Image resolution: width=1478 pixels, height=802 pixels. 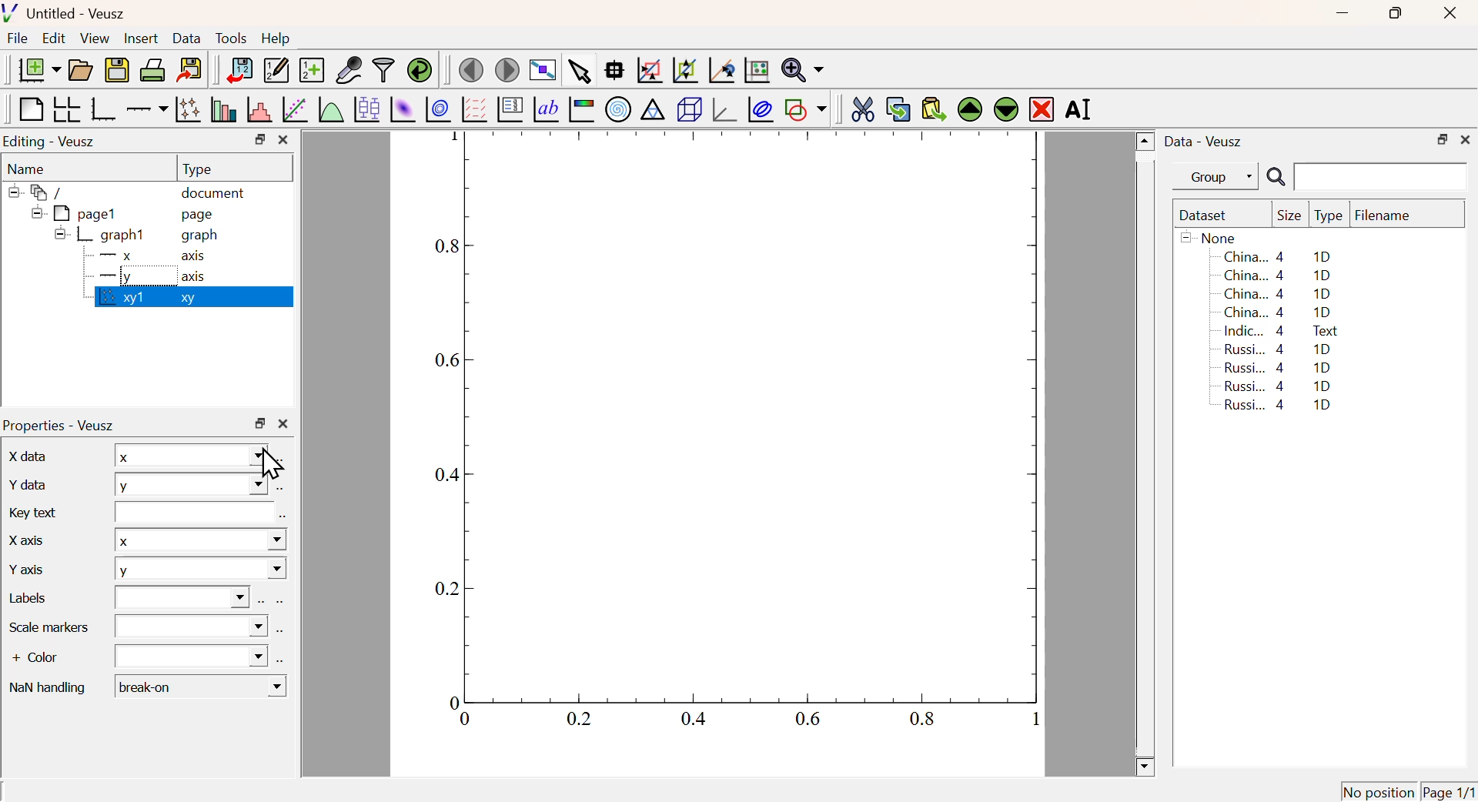 I want to click on Select using dataset Browser, so click(x=283, y=518).